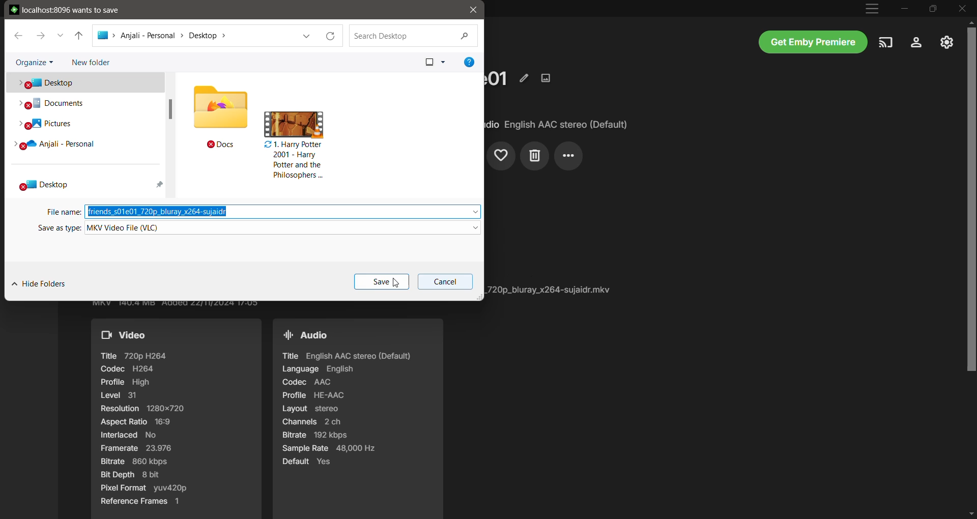  What do you see at coordinates (499, 77) in the screenshot?
I see `TV episode name and details` at bounding box center [499, 77].